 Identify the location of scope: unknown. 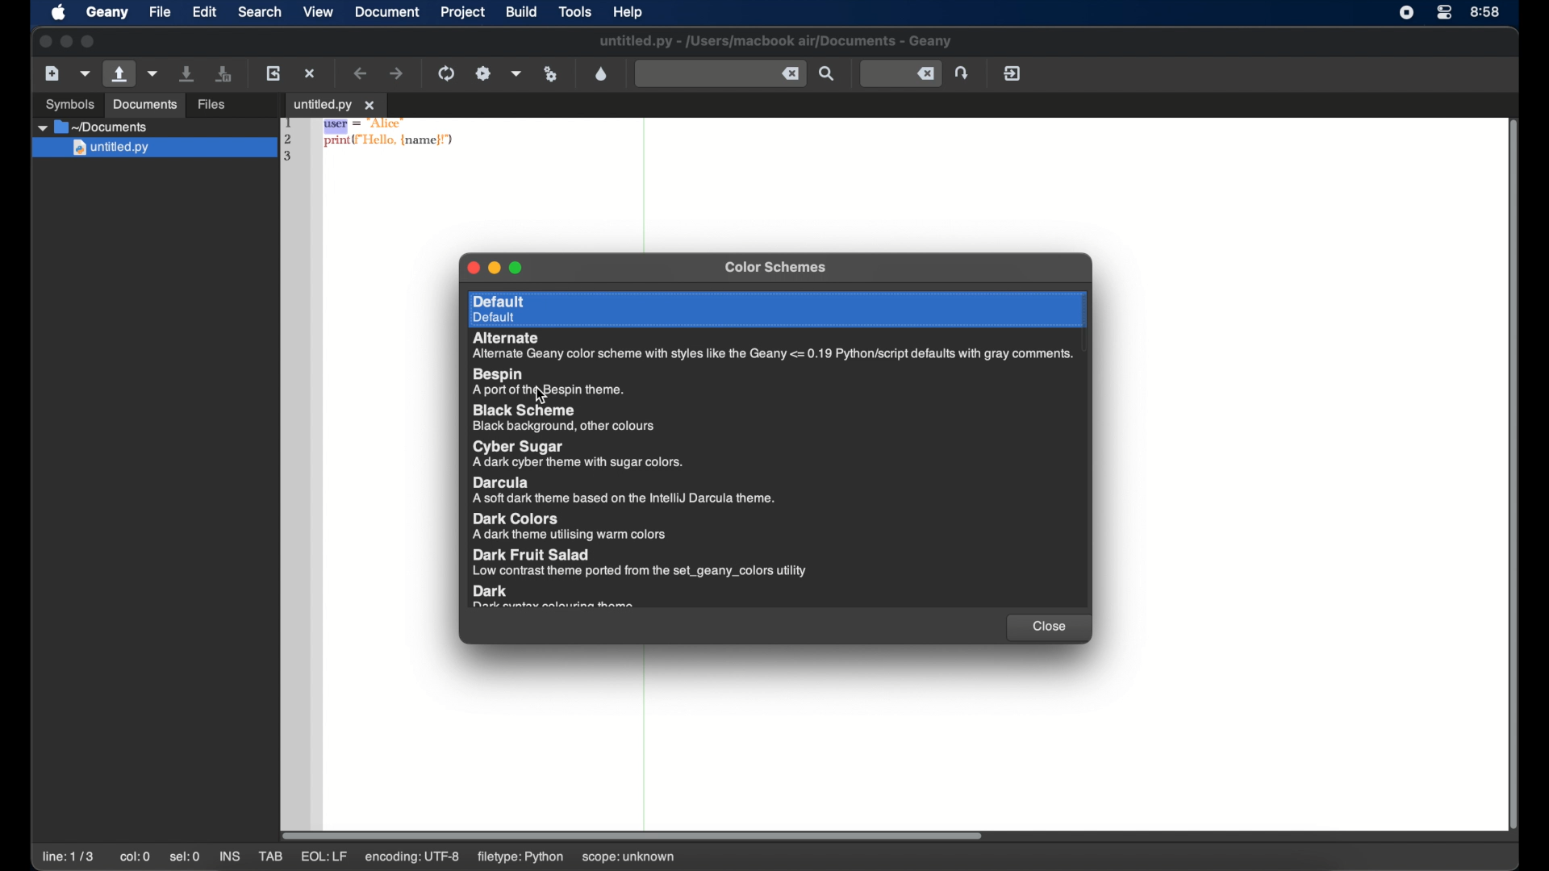
(628, 857).